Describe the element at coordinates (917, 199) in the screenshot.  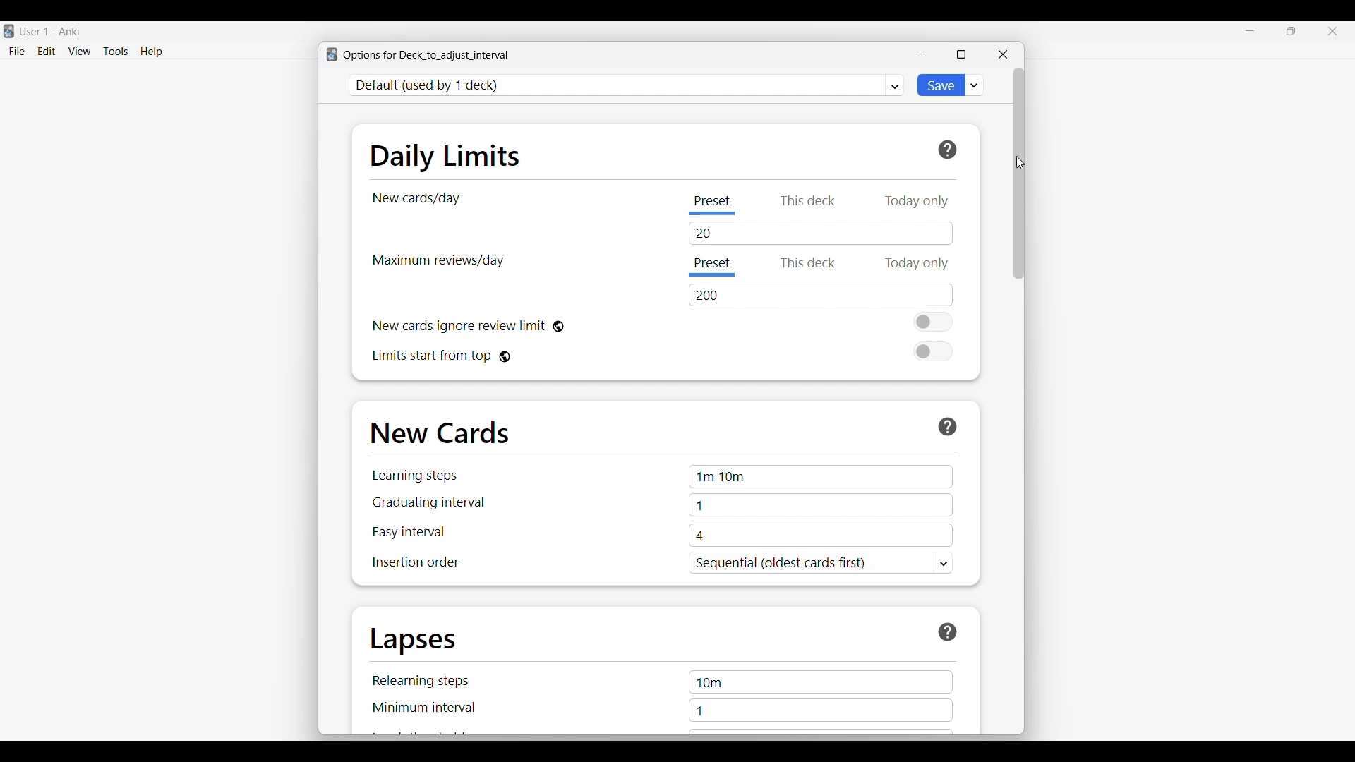
I see `Today only` at that location.